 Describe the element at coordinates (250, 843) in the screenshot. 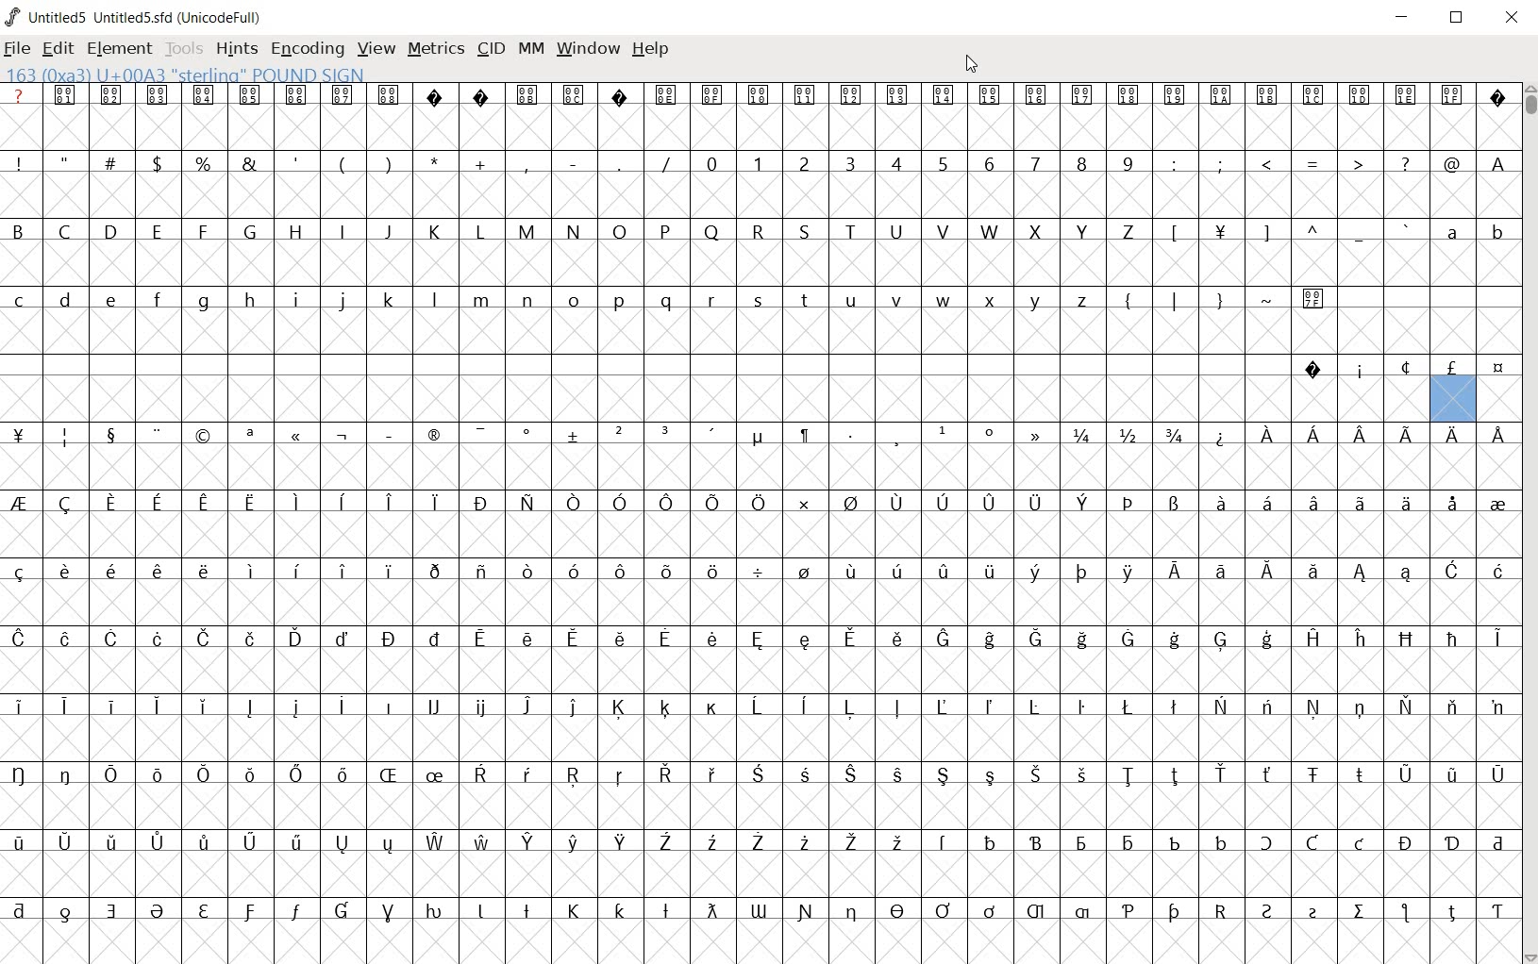

I see `Symbol` at that location.